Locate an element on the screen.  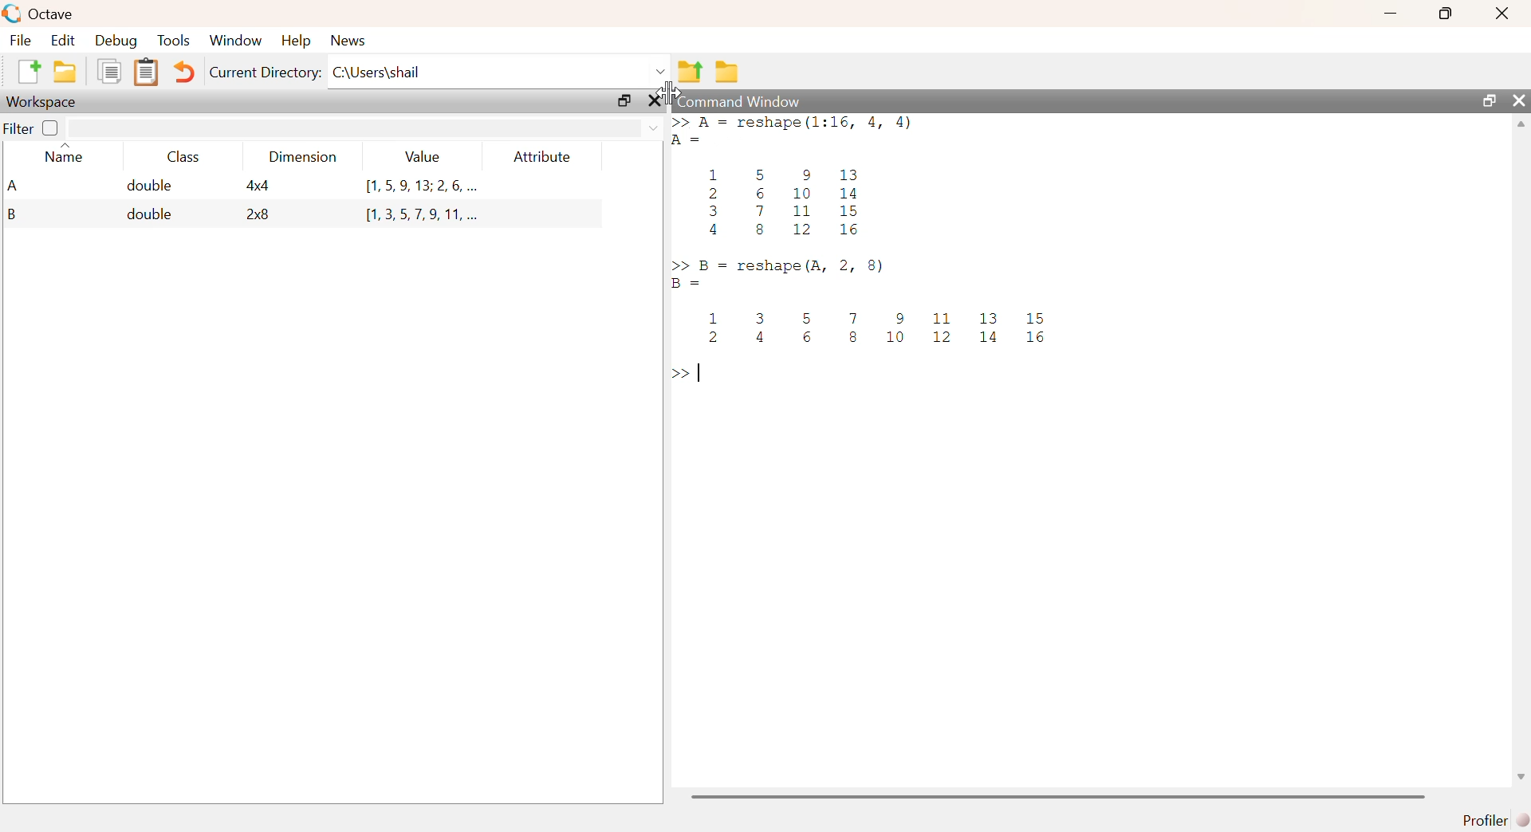
off is located at coordinates (50, 128).